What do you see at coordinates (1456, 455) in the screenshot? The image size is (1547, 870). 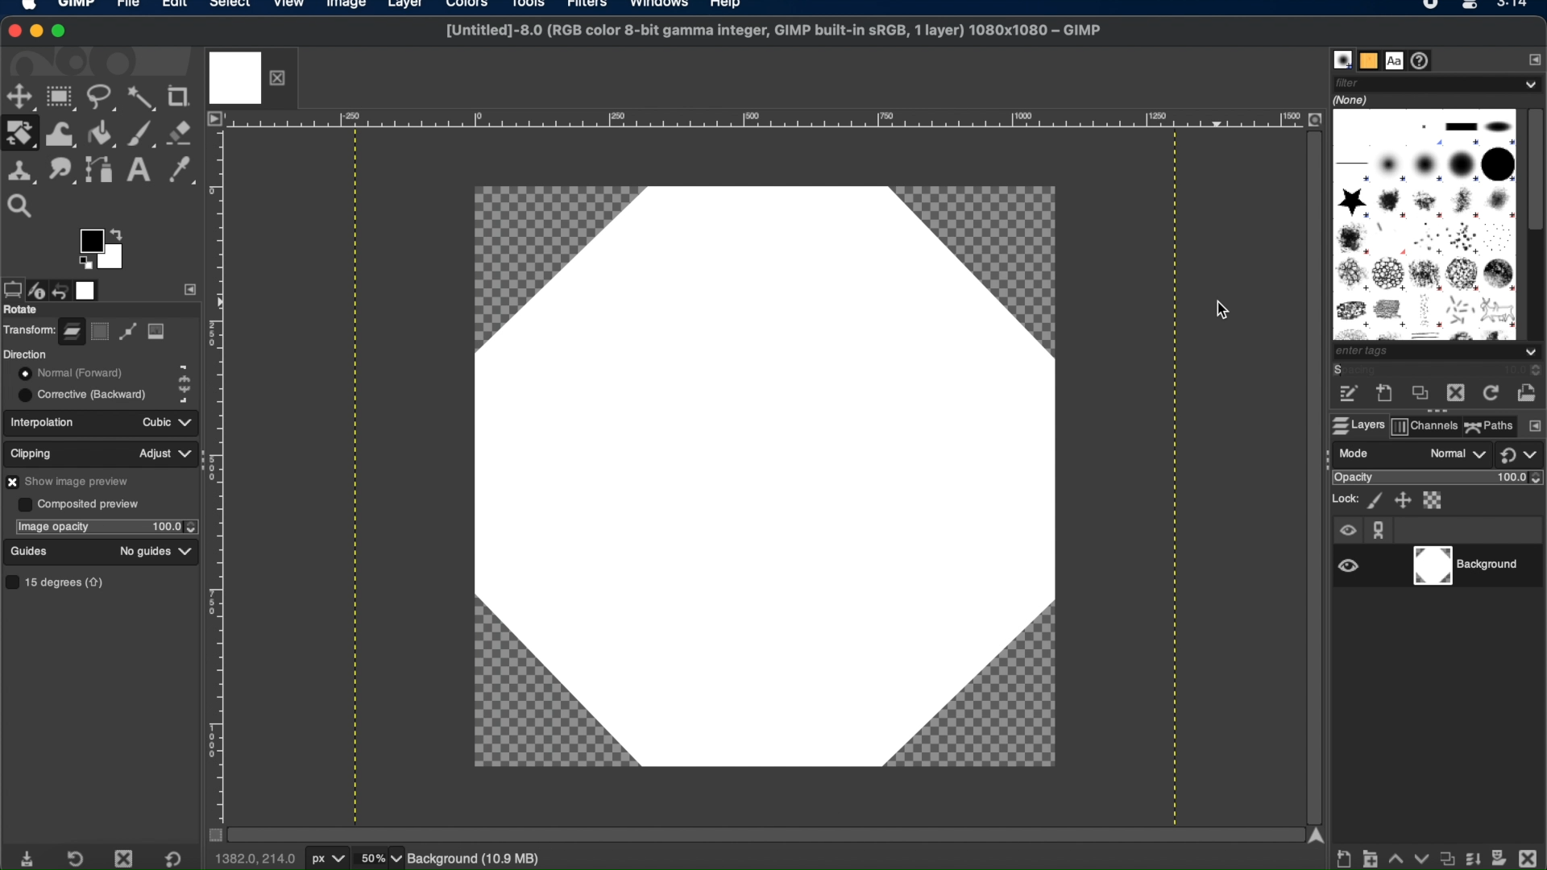 I see `normal drop down` at bounding box center [1456, 455].